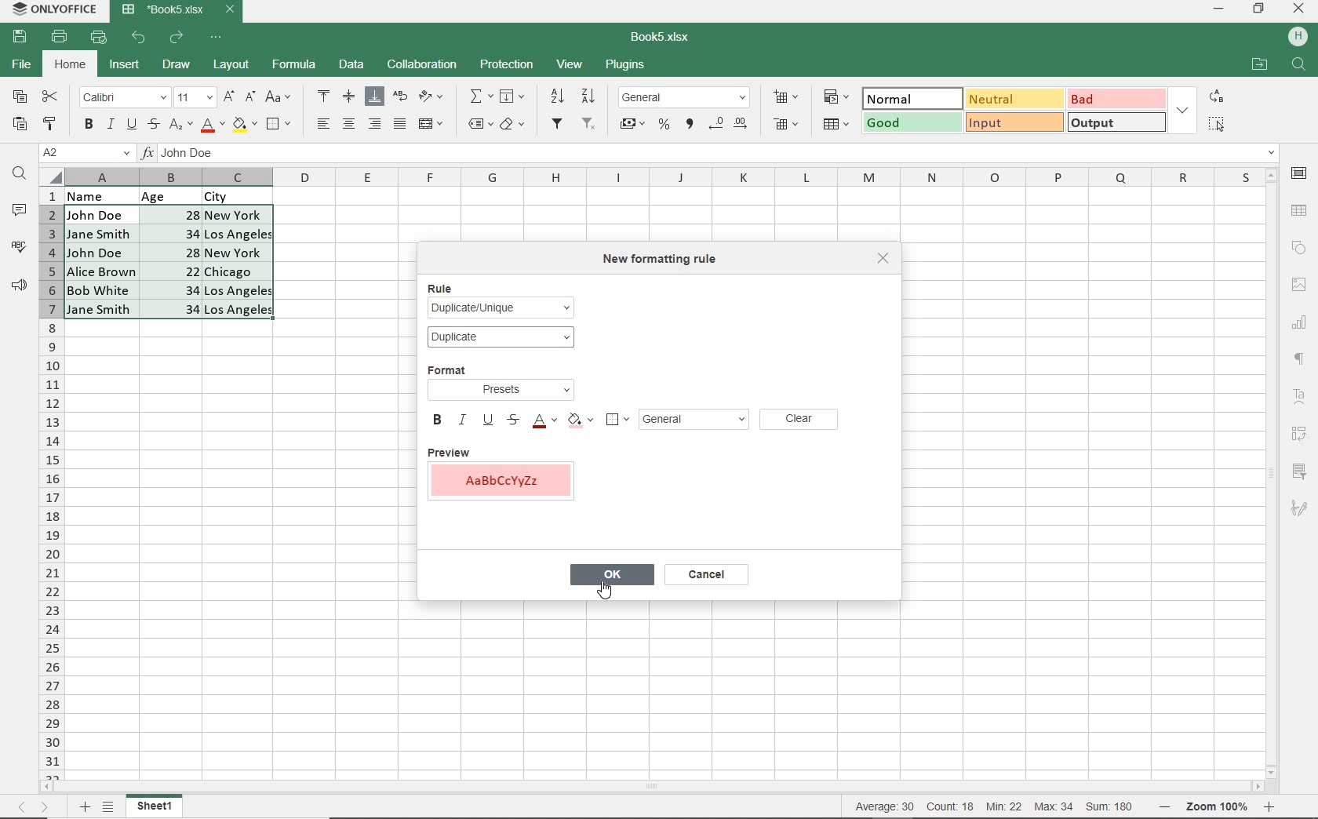 The image size is (1318, 819). Describe the element at coordinates (352, 66) in the screenshot. I see `DATA` at that location.